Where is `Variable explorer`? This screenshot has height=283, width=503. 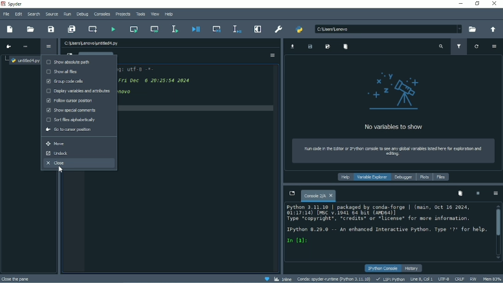 Variable explorer is located at coordinates (372, 177).